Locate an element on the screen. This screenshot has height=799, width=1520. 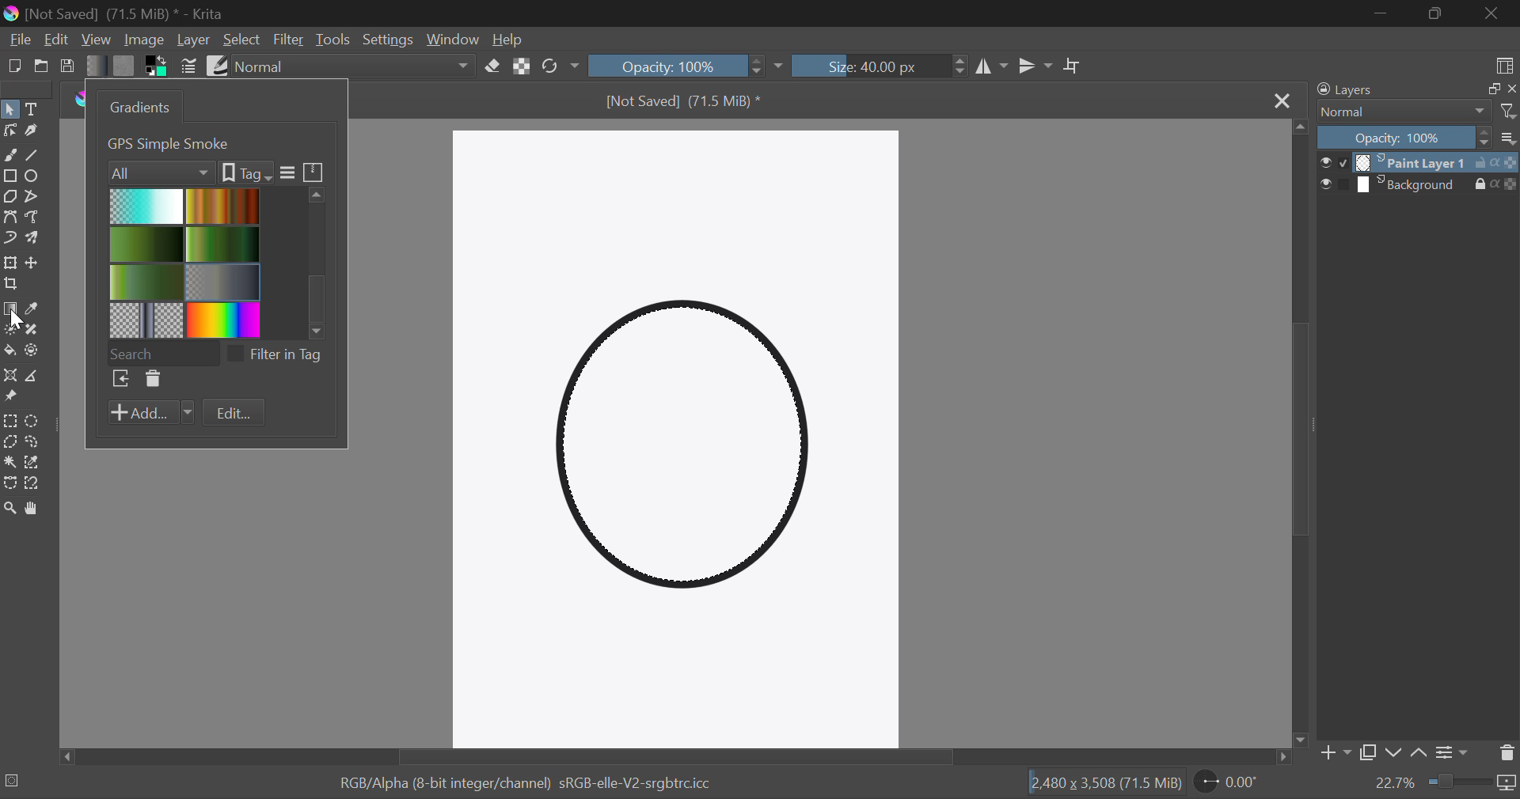
Save is located at coordinates (68, 66).